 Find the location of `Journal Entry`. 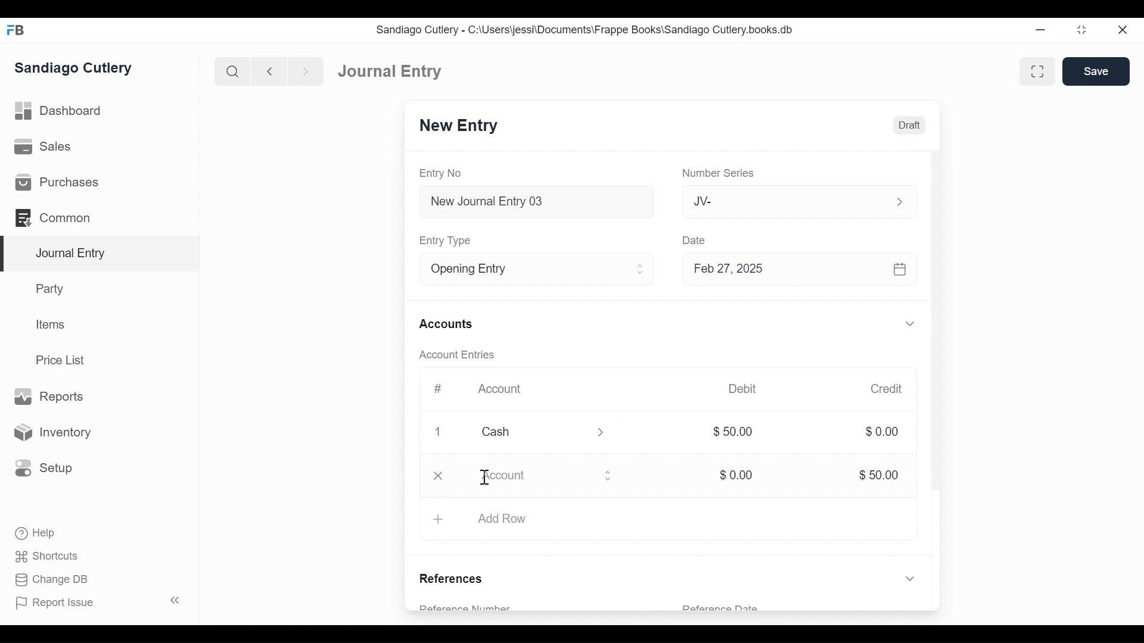

Journal Entry is located at coordinates (98, 254).